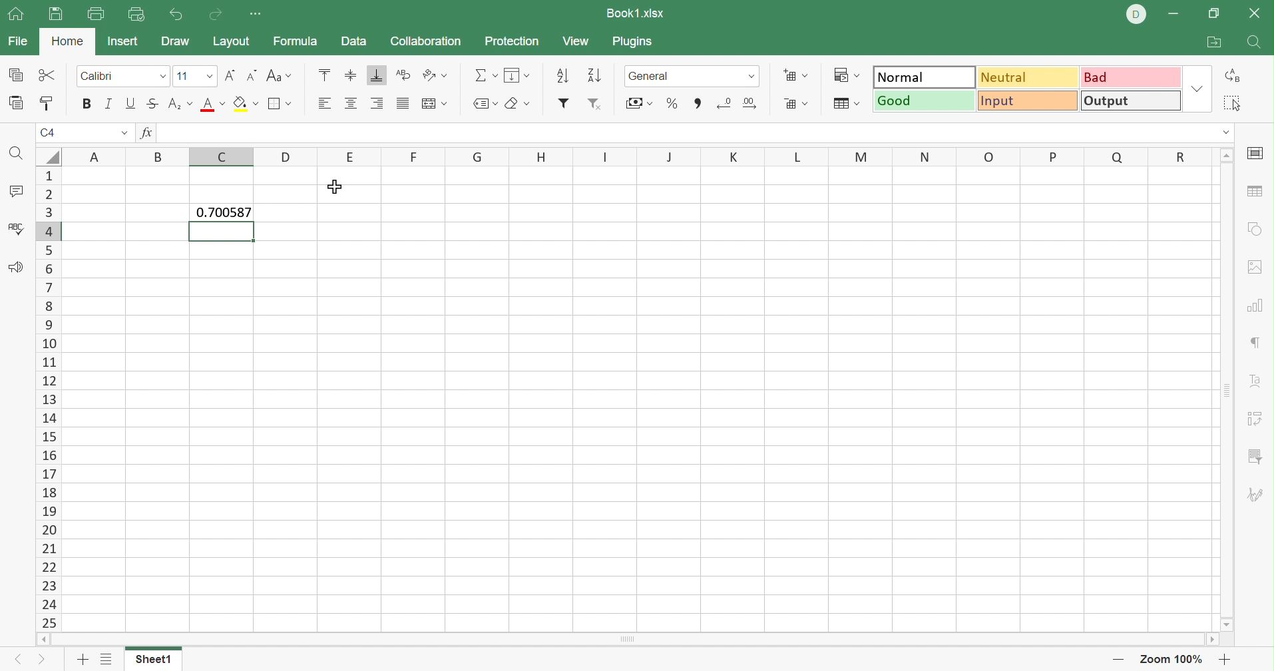 The height and width of the screenshot is (671, 1274). I want to click on Draw, so click(174, 39).